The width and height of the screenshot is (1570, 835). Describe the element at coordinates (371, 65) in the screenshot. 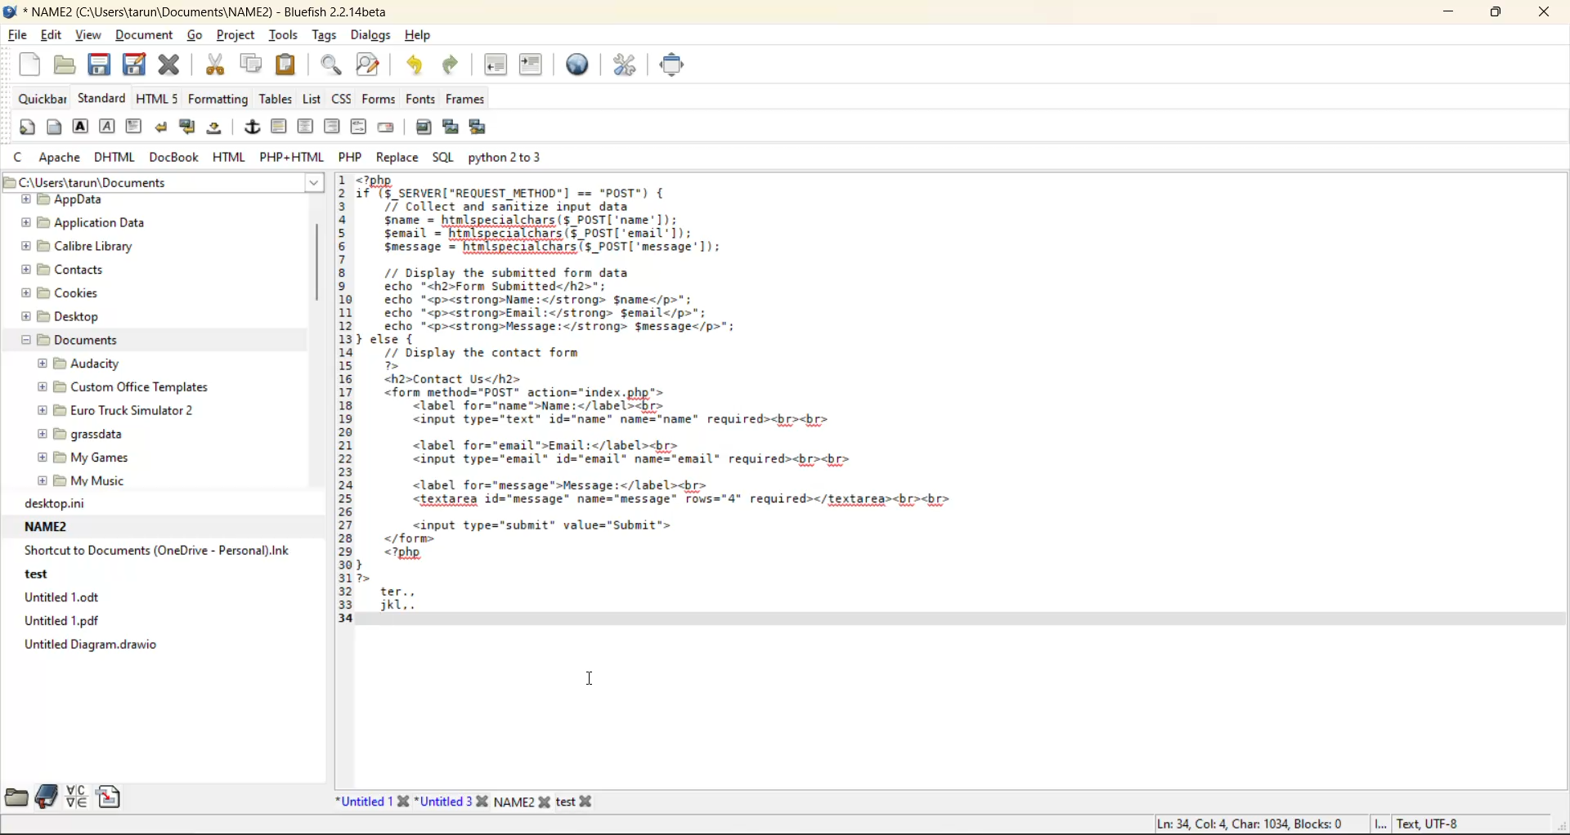

I see `find and replace` at that location.